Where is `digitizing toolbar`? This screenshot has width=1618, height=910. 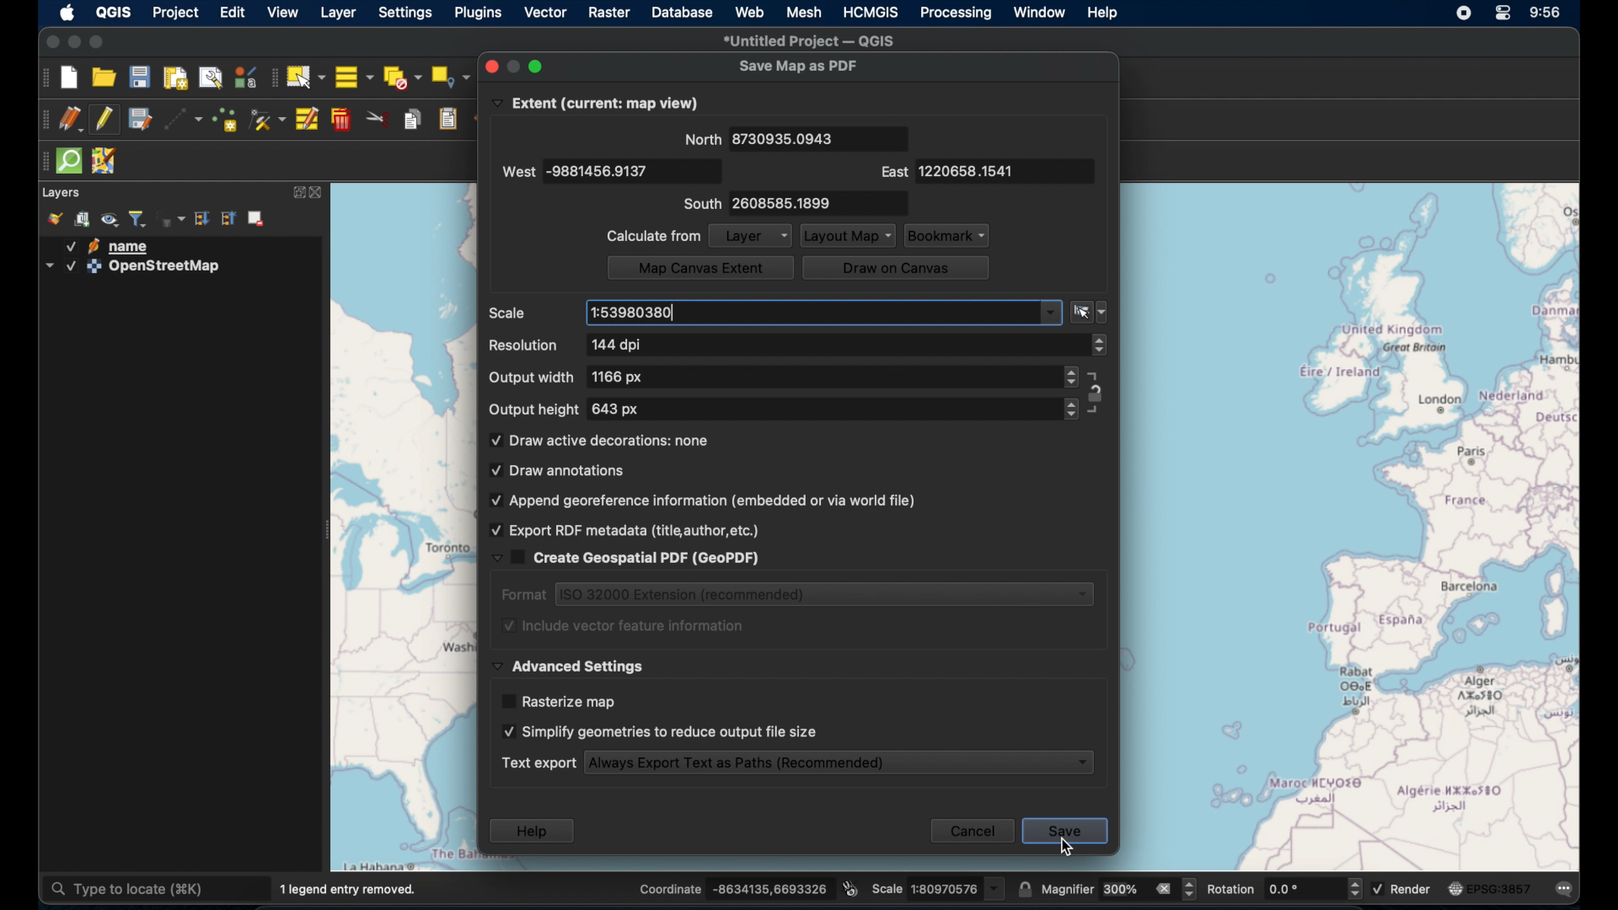
digitizing toolbar is located at coordinates (43, 122).